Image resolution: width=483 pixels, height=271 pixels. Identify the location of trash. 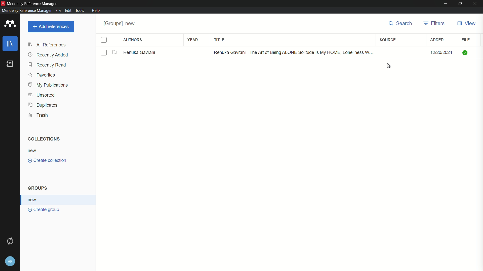
(38, 115).